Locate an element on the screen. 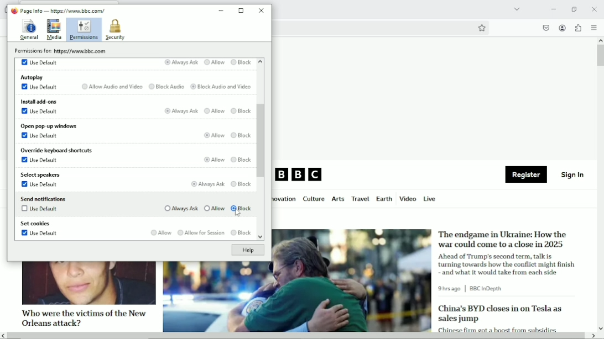  Block is located at coordinates (242, 135).